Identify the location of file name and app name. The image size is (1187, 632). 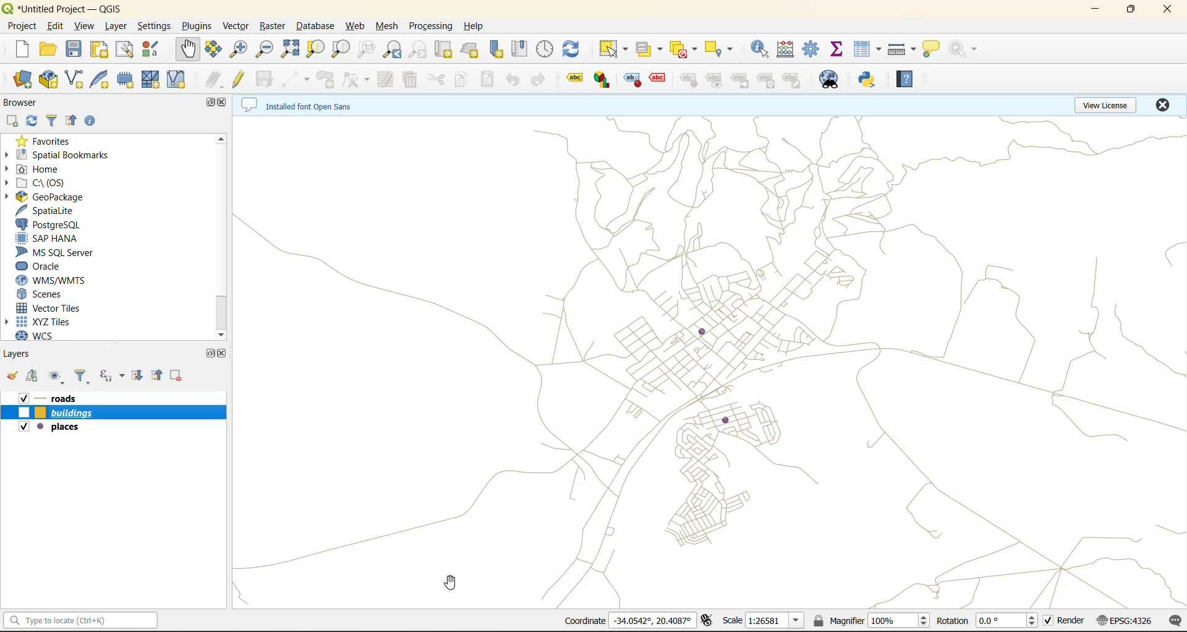
(67, 8).